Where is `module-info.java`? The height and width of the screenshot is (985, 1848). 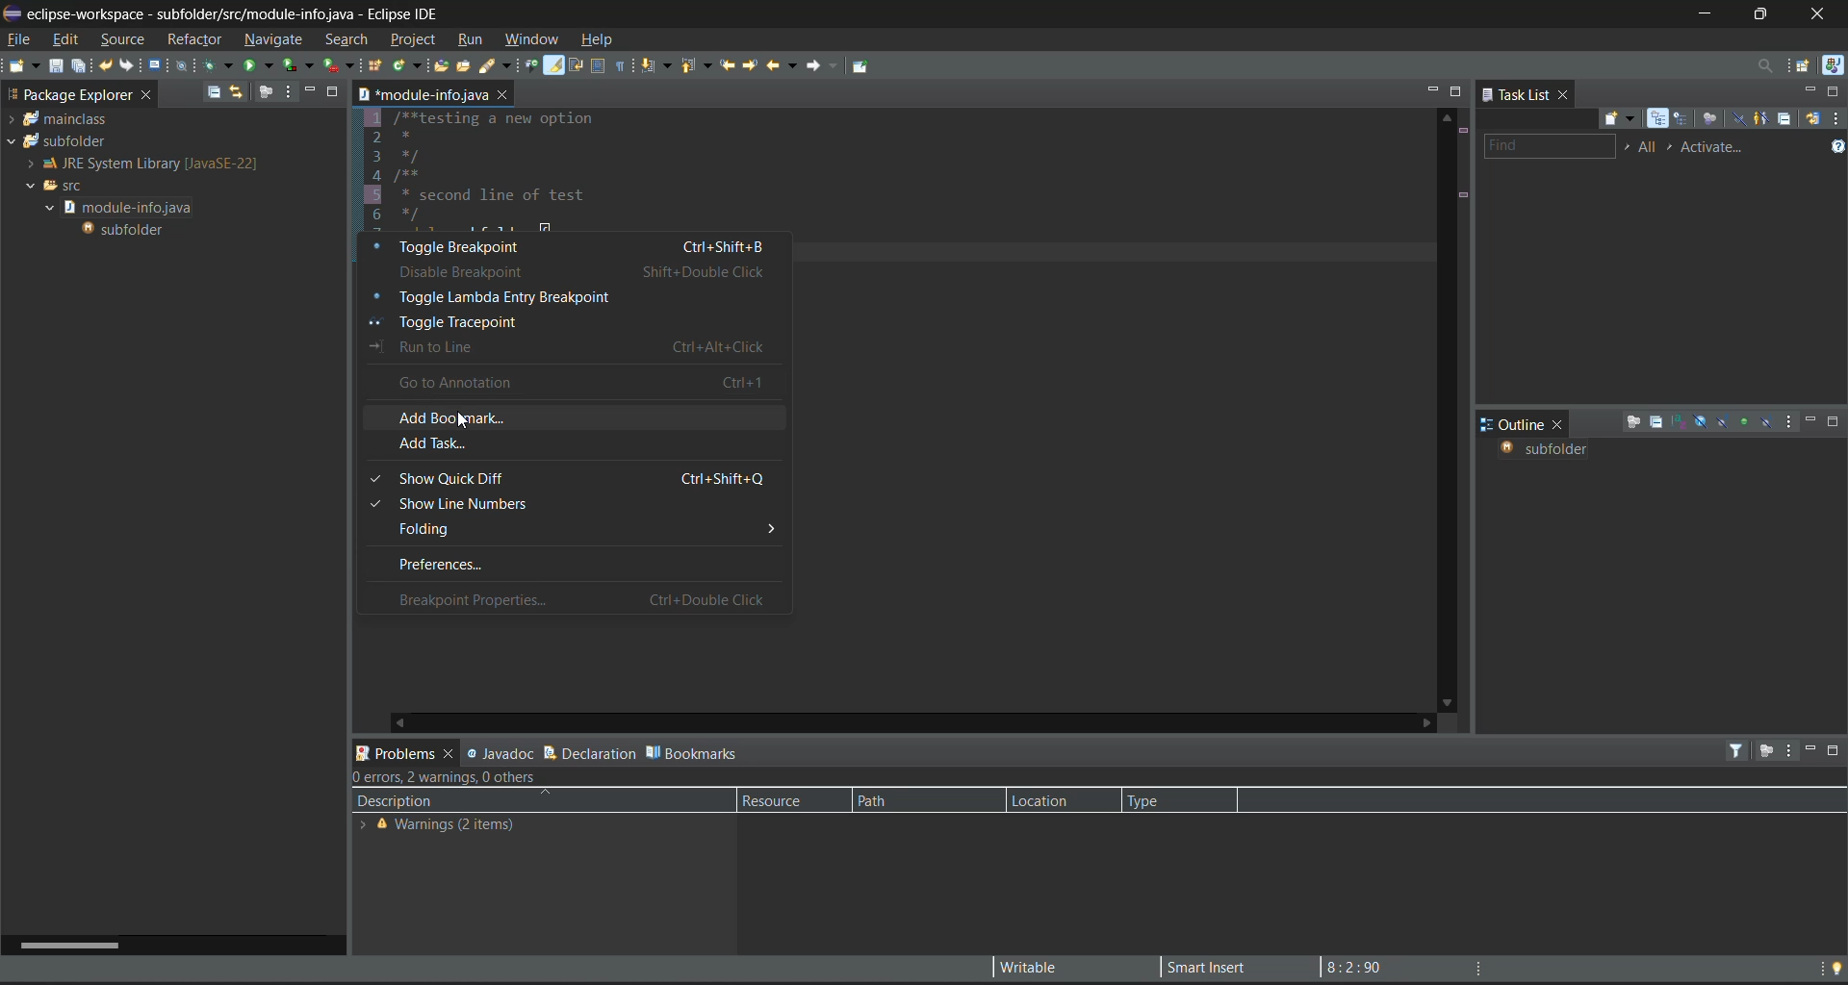
module-info.java is located at coordinates (422, 93).